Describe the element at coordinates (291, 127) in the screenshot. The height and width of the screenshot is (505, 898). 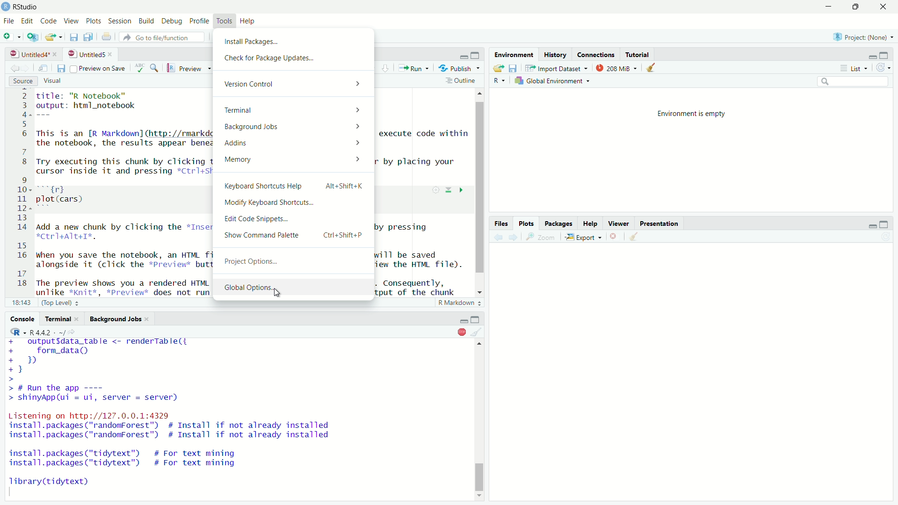
I see `Background Jobs ` at that location.